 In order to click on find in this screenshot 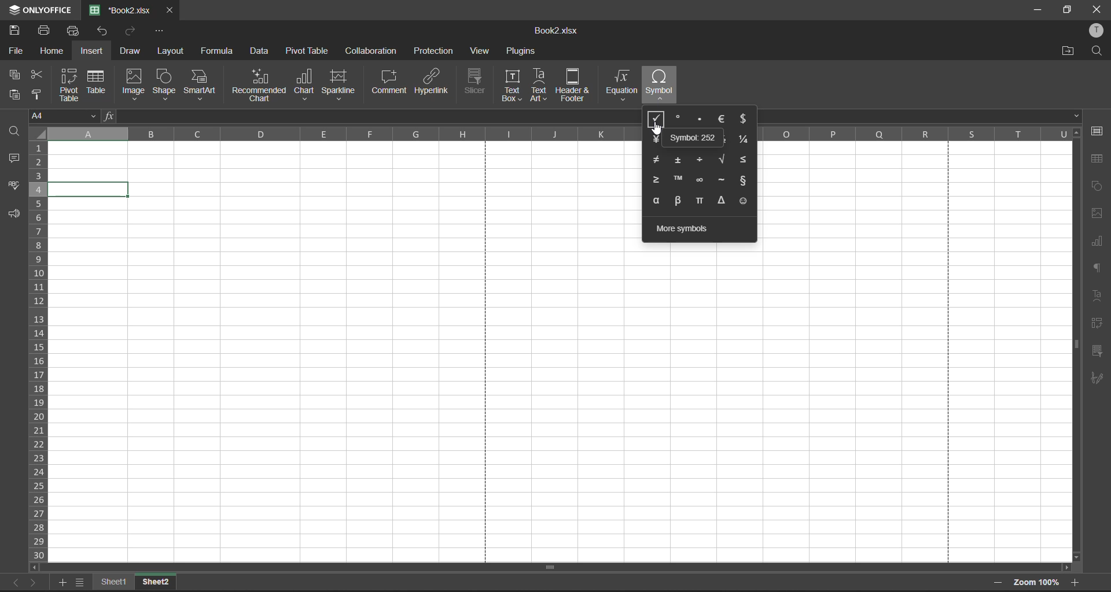, I will do `click(1096, 51)`.